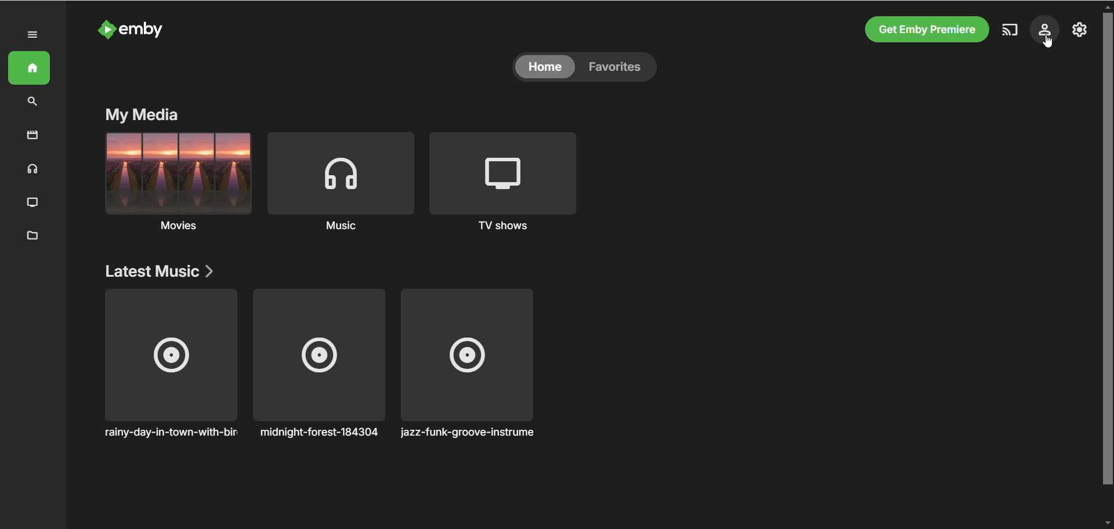 This screenshot has width=1114, height=529. I want to click on vertical scroll bar, so click(1107, 266).